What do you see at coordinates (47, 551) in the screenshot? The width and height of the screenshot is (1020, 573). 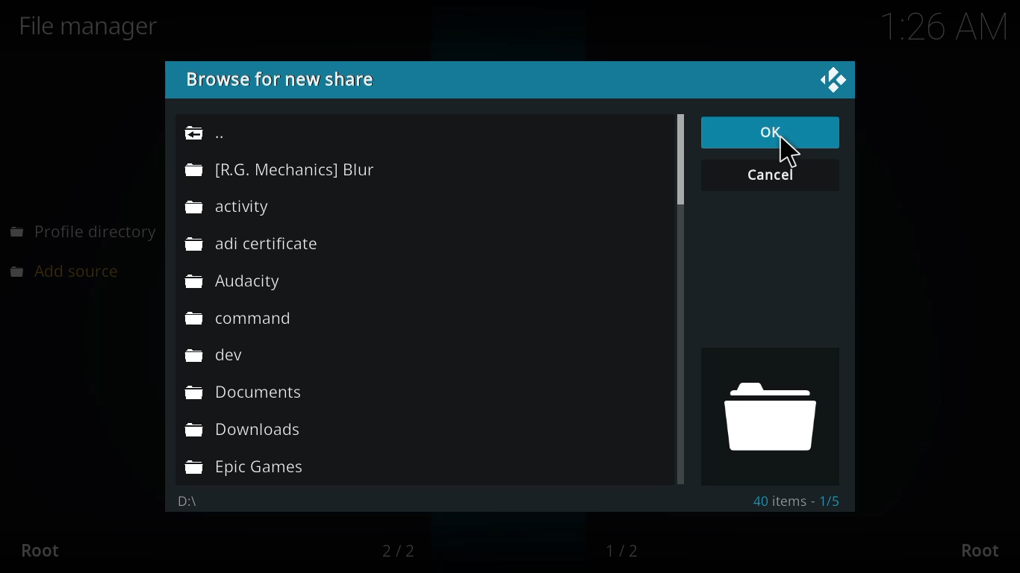 I see `root` at bounding box center [47, 551].